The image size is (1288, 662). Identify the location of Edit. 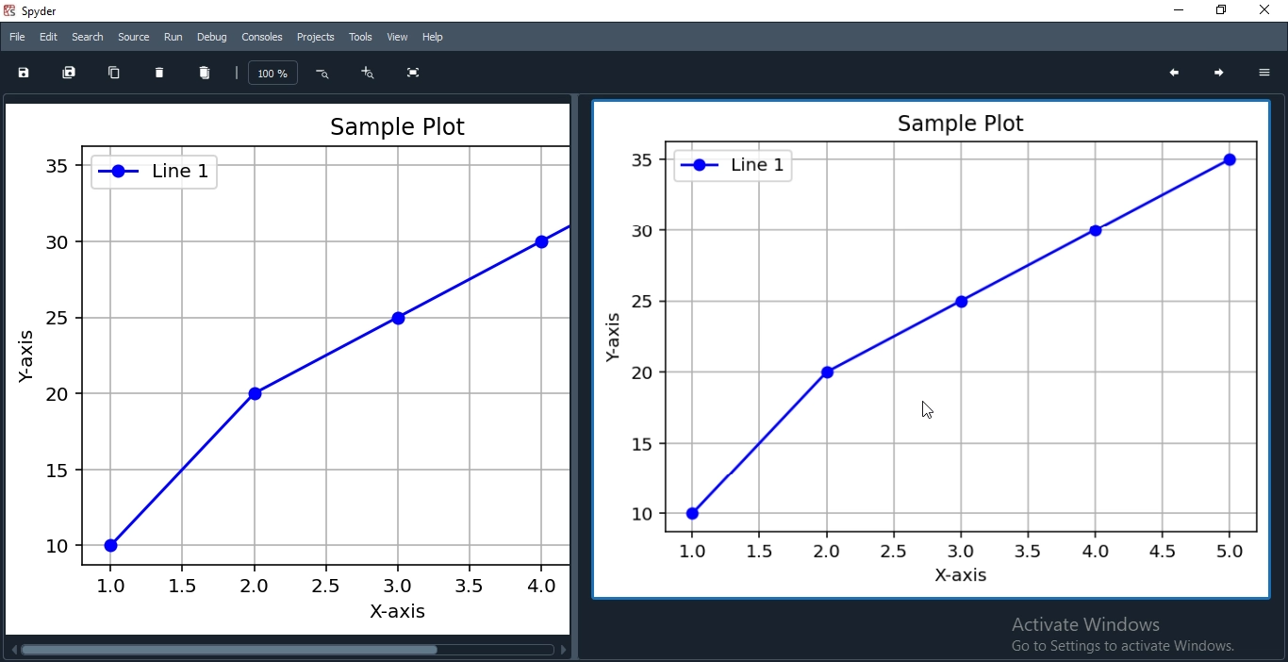
(46, 37).